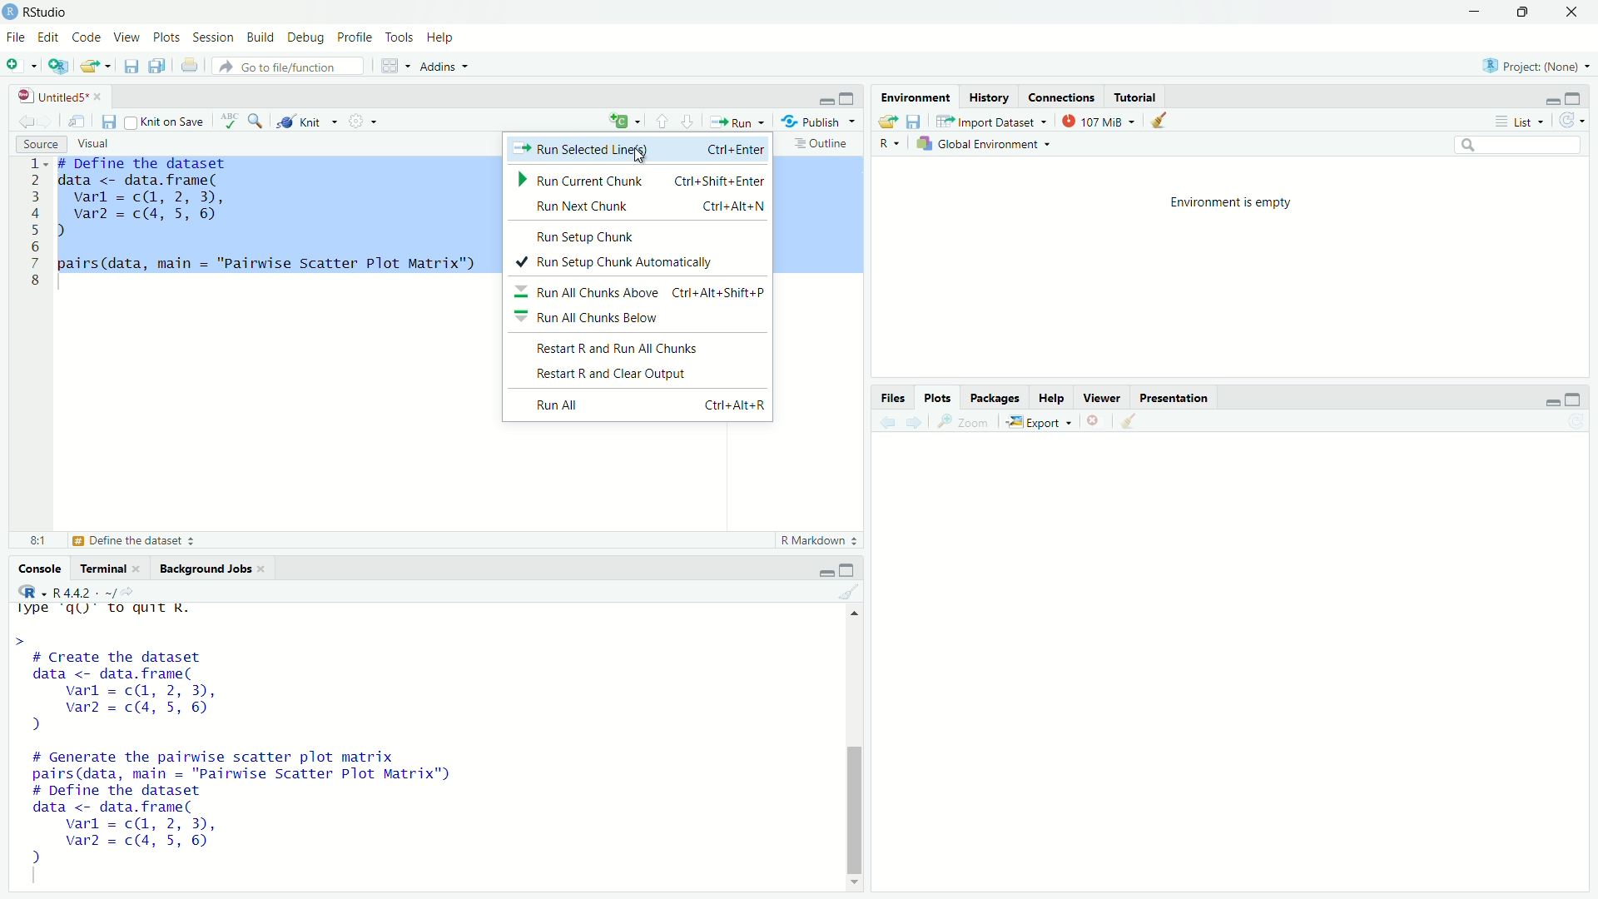  Describe the element at coordinates (87, 37) in the screenshot. I see `Code` at that location.